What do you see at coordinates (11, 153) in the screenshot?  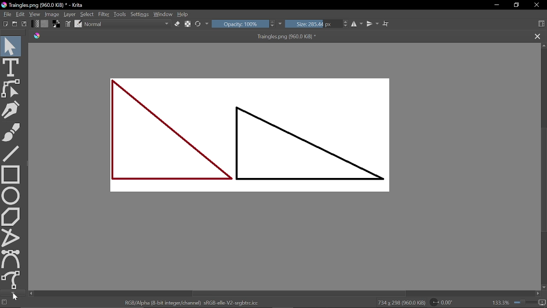 I see `Line tool` at bounding box center [11, 153].